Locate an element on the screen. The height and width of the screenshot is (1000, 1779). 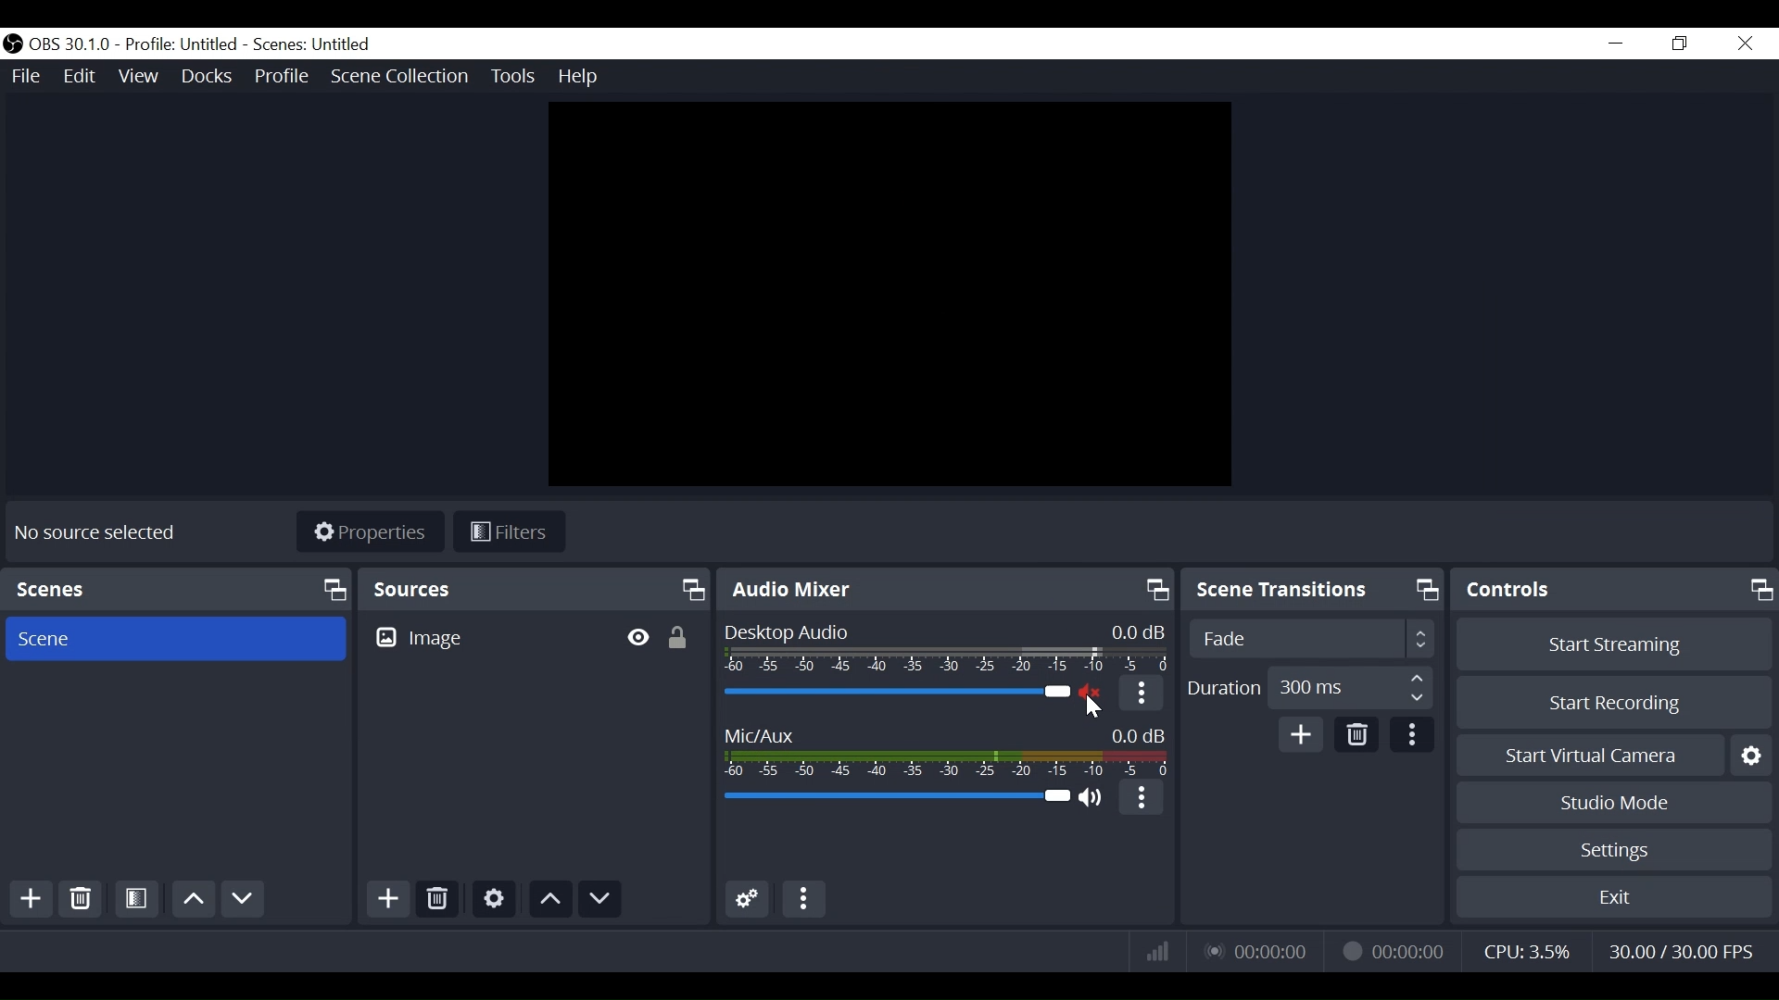
Restore is located at coordinates (1684, 44).